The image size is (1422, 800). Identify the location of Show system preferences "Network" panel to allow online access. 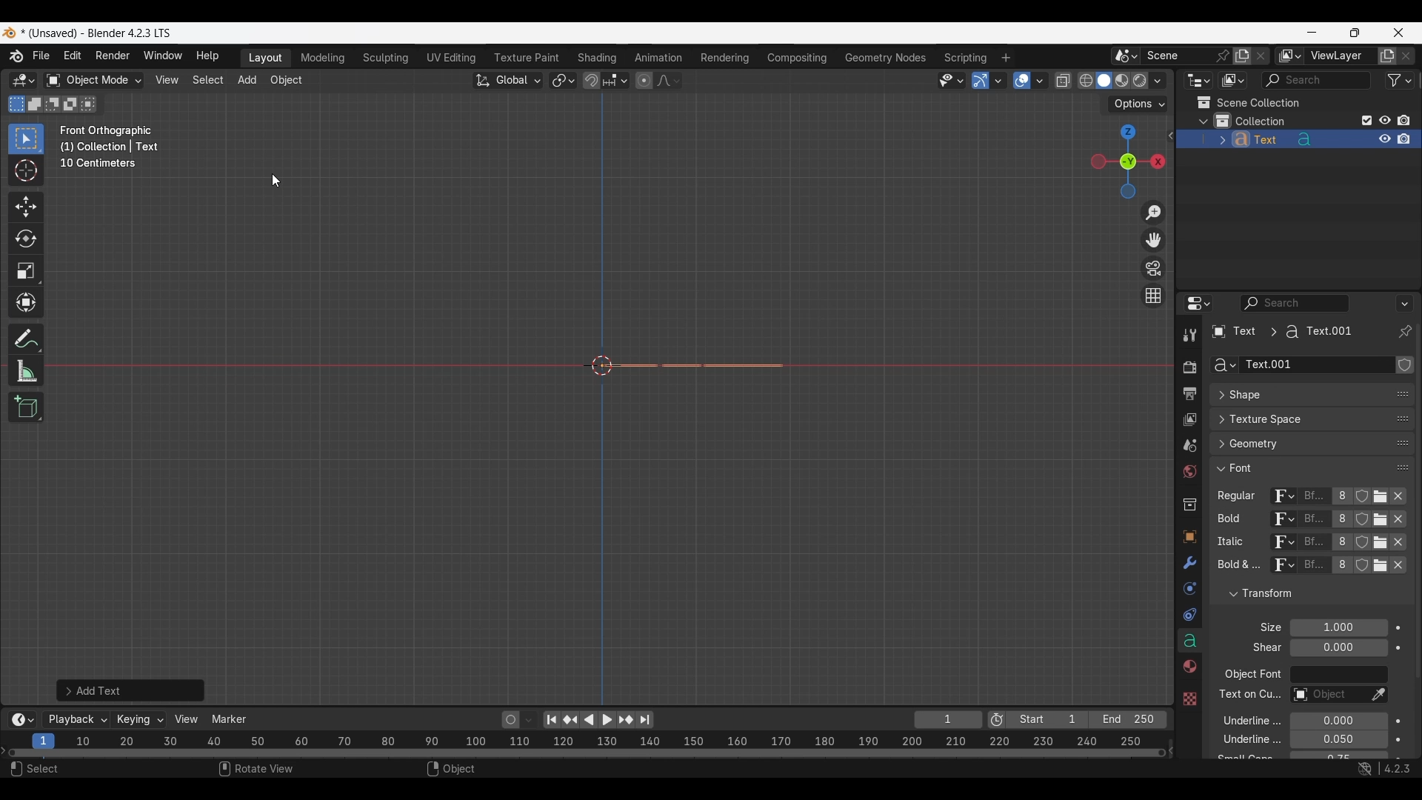
(1364, 770).